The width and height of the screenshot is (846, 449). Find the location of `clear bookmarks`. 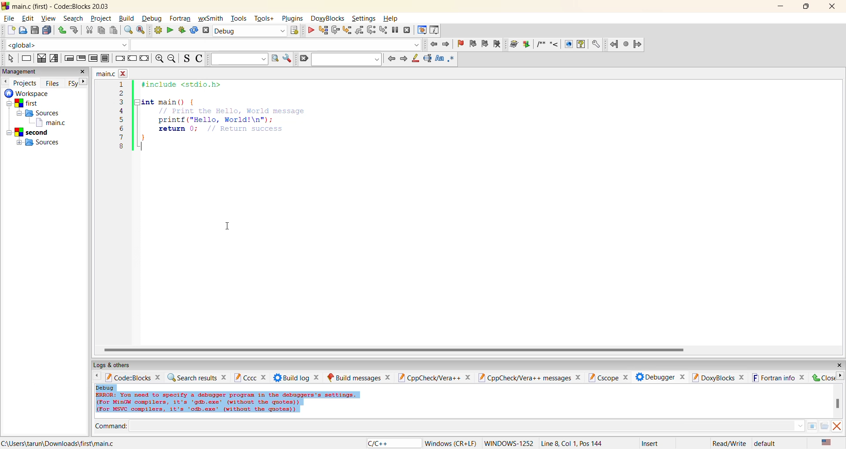

clear bookmarks is located at coordinates (498, 43).